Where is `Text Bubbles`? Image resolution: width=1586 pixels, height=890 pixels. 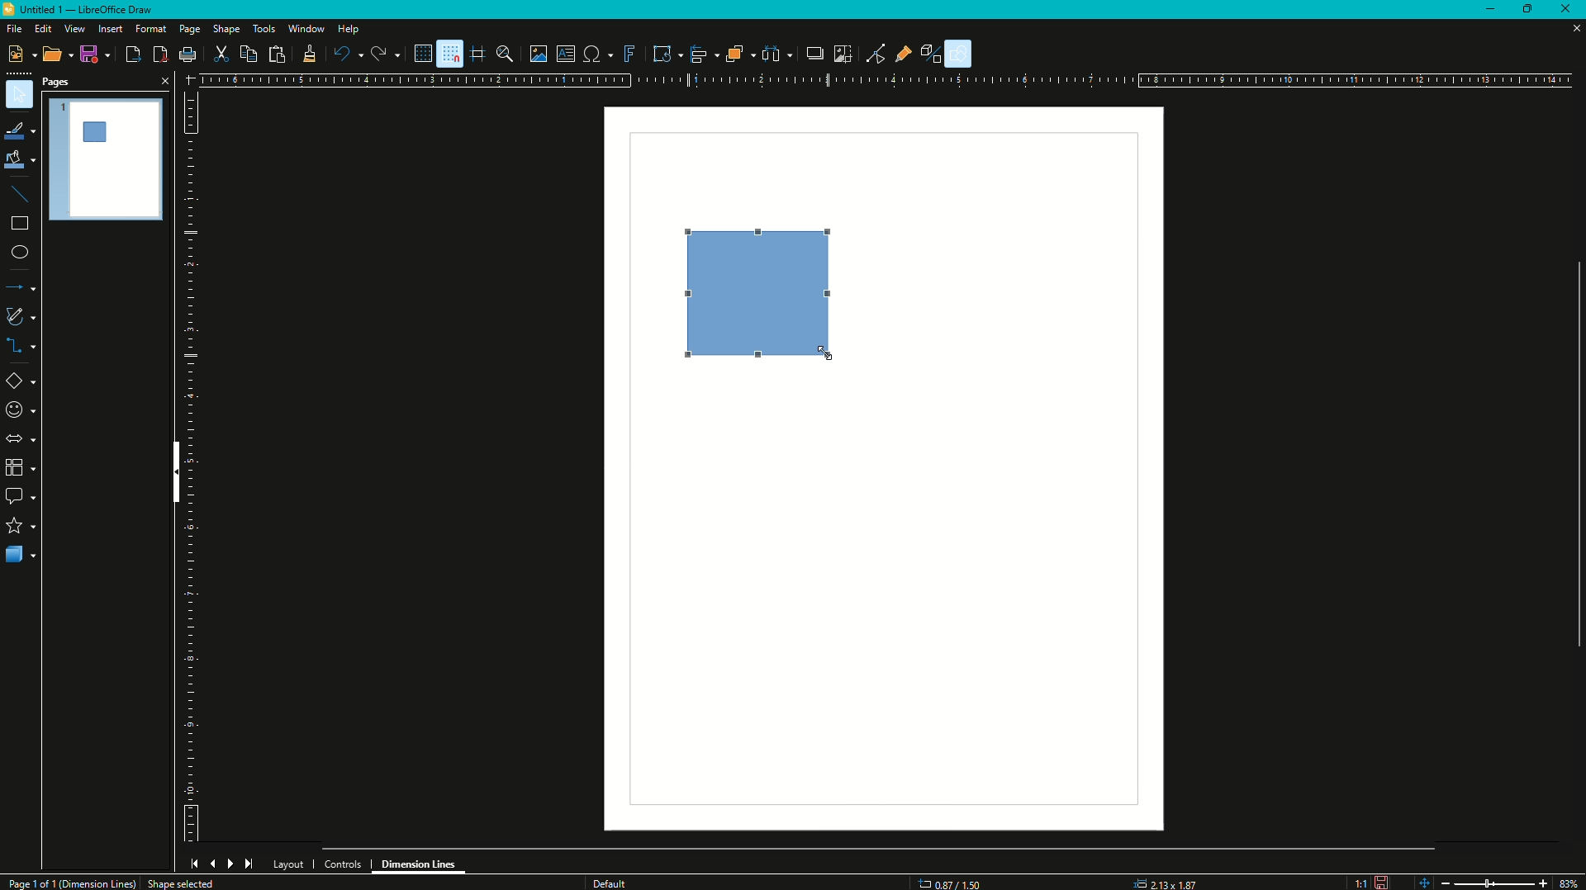
Text Bubbles is located at coordinates (21, 498).